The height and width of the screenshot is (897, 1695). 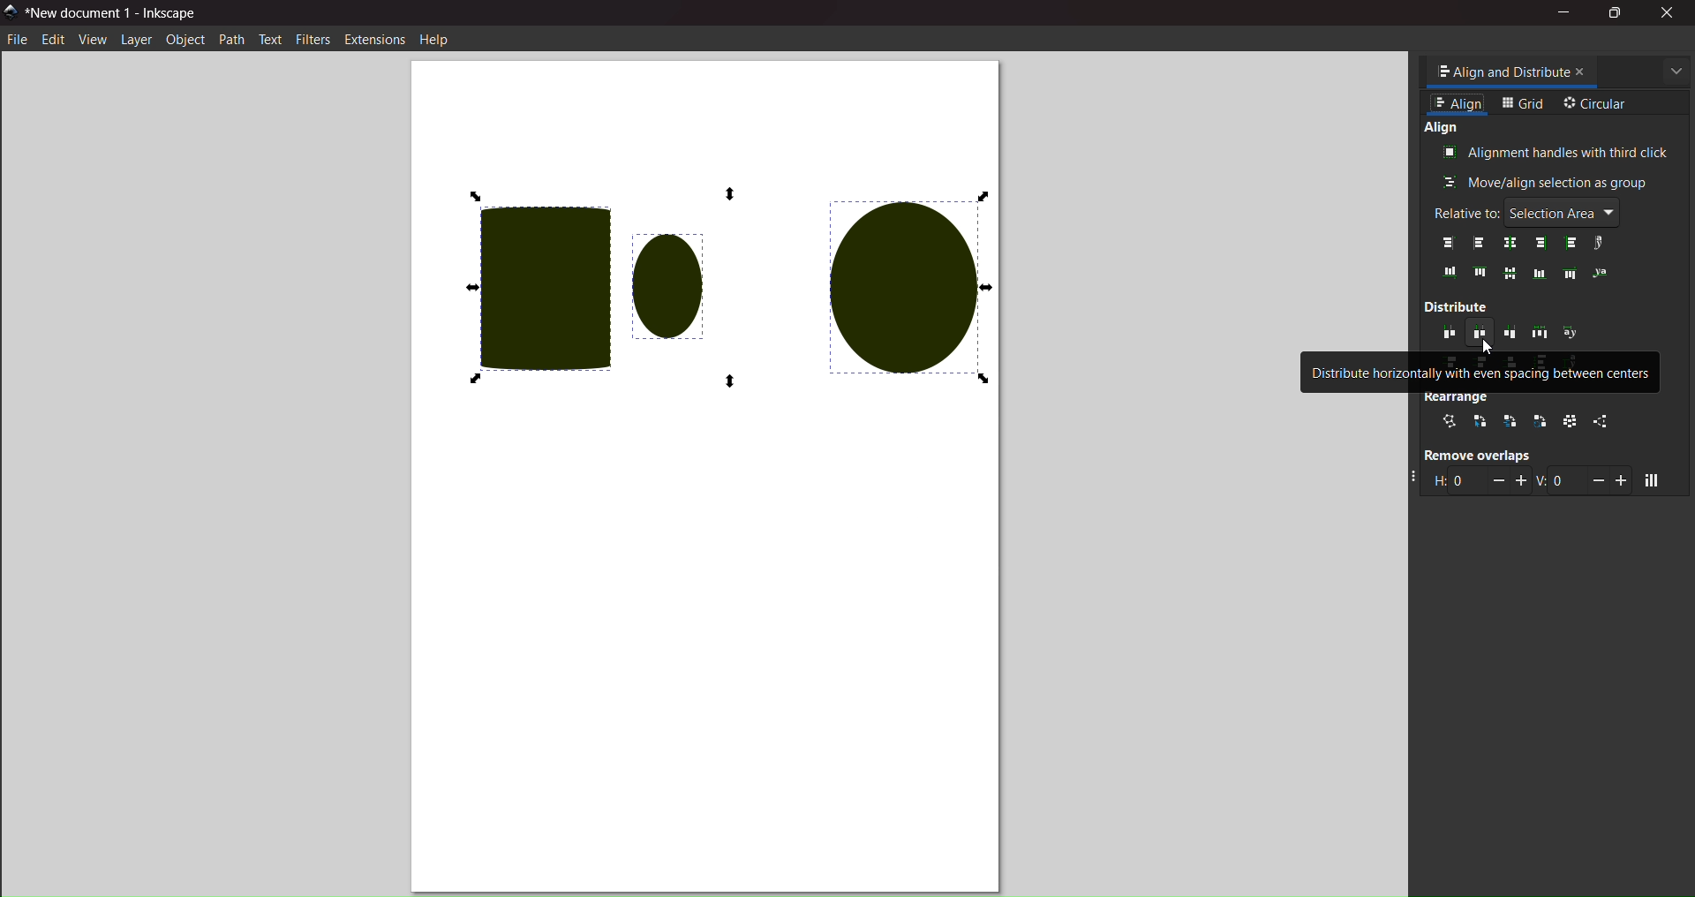 I want to click on extension, so click(x=374, y=39).